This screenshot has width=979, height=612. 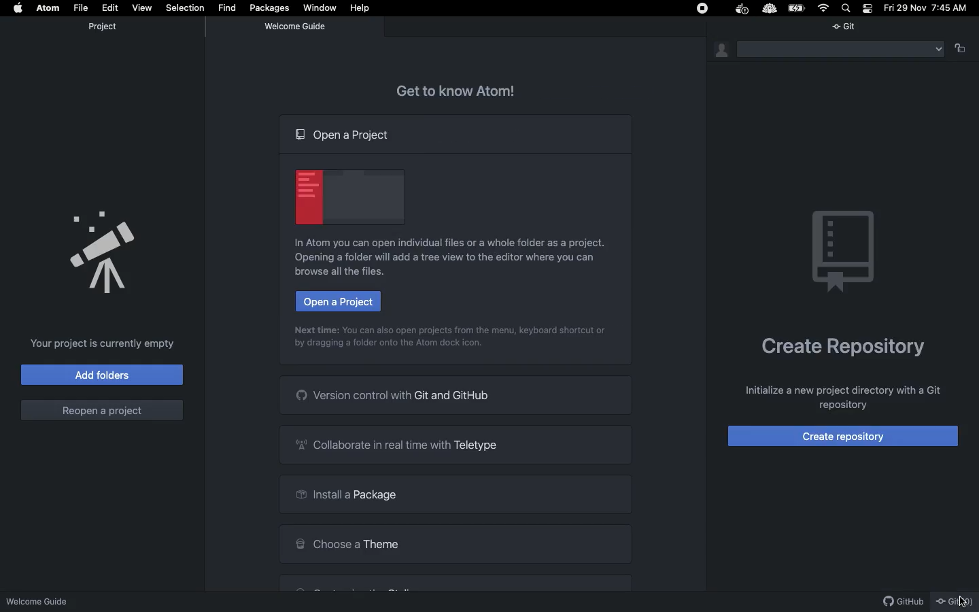 I want to click on Git identity, so click(x=717, y=50).